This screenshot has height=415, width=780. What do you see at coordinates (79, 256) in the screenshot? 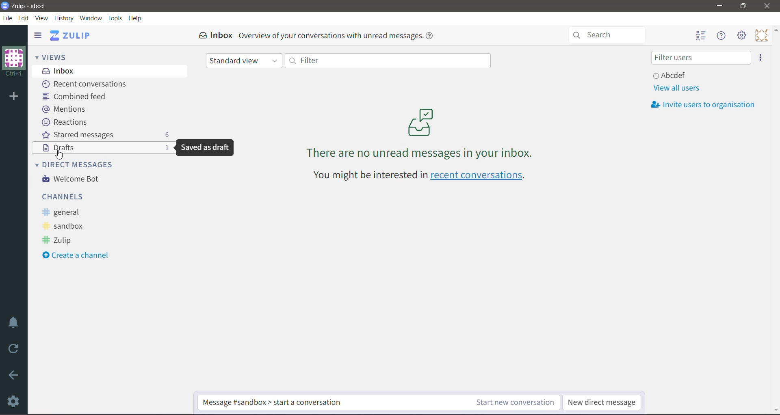
I see `Create a Channel` at bounding box center [79, 256].